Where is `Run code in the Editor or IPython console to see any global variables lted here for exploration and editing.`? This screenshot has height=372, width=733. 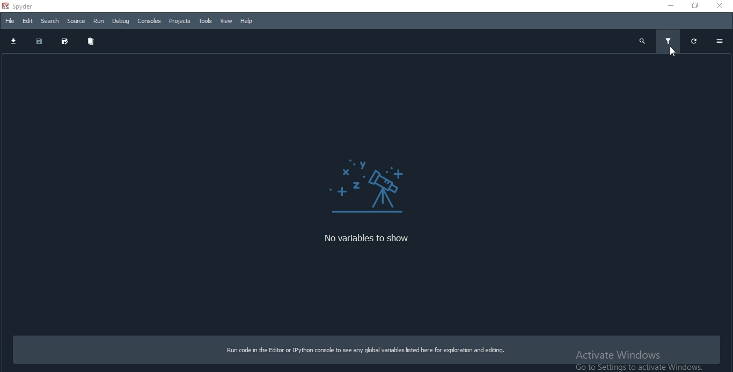
Run code in the Editor or IPython console to see any global variables lted here for exploration and editing. is located at coordinates (366, 351).